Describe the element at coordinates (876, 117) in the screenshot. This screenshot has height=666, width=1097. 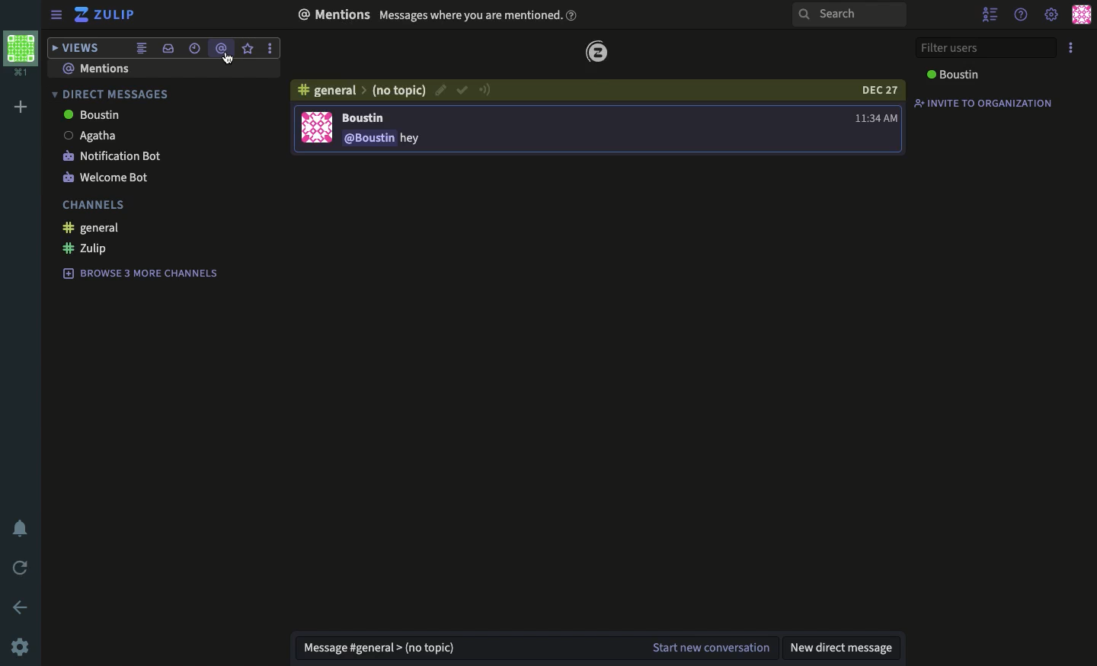
I see `time` at that location.